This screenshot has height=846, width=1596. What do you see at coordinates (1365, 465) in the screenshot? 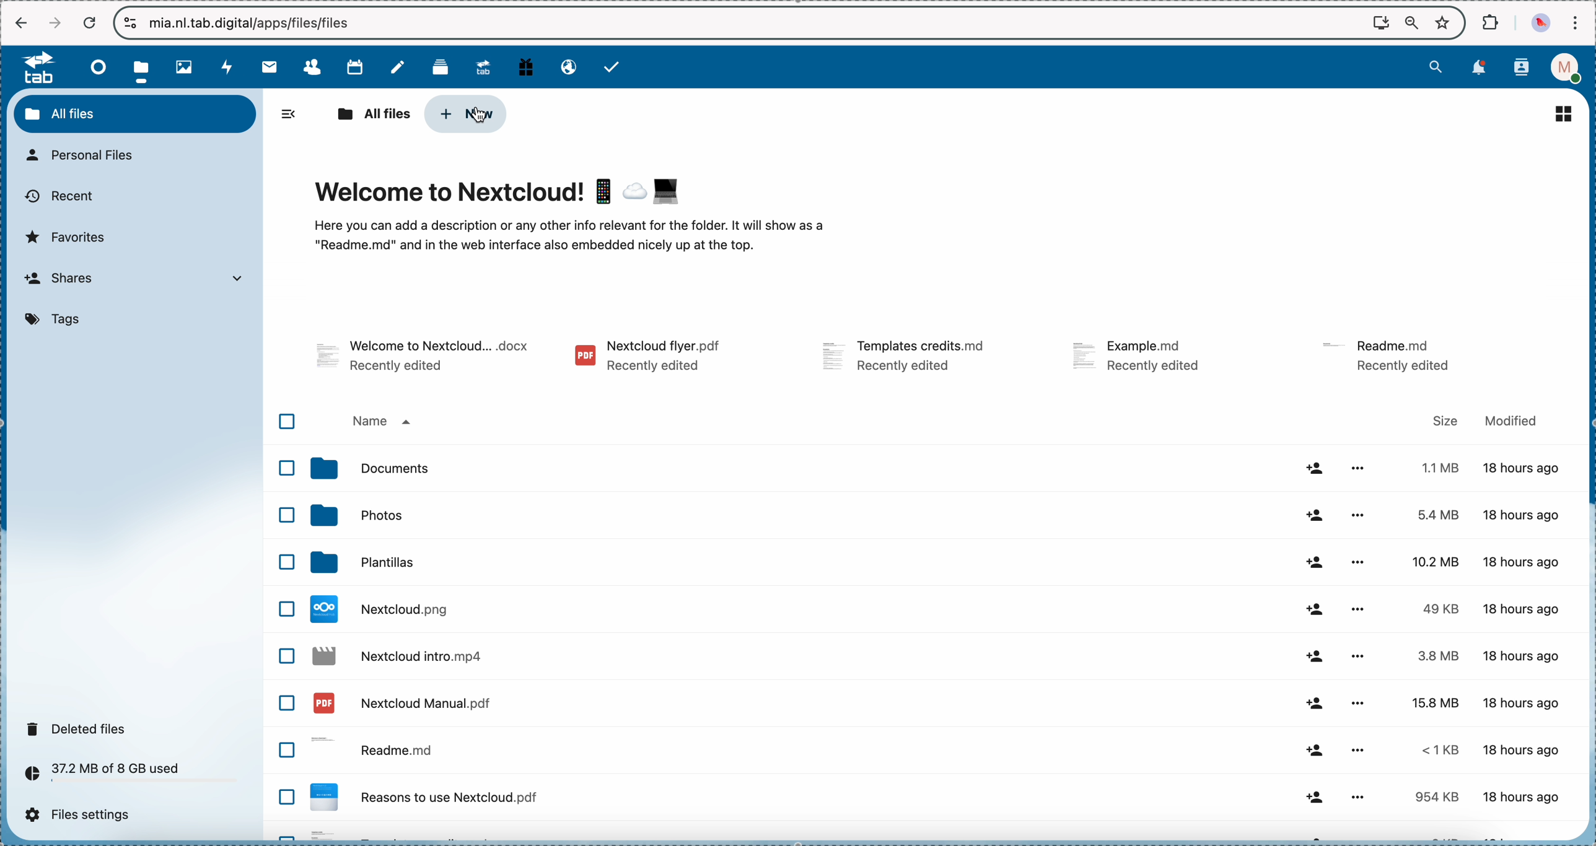
I see `more options` at bounding box center [1365, 465].